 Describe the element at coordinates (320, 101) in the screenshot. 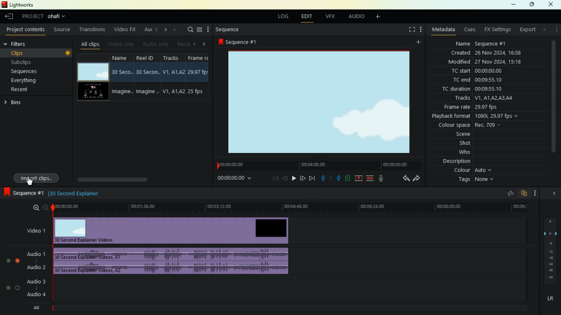

I see `image` at that location.